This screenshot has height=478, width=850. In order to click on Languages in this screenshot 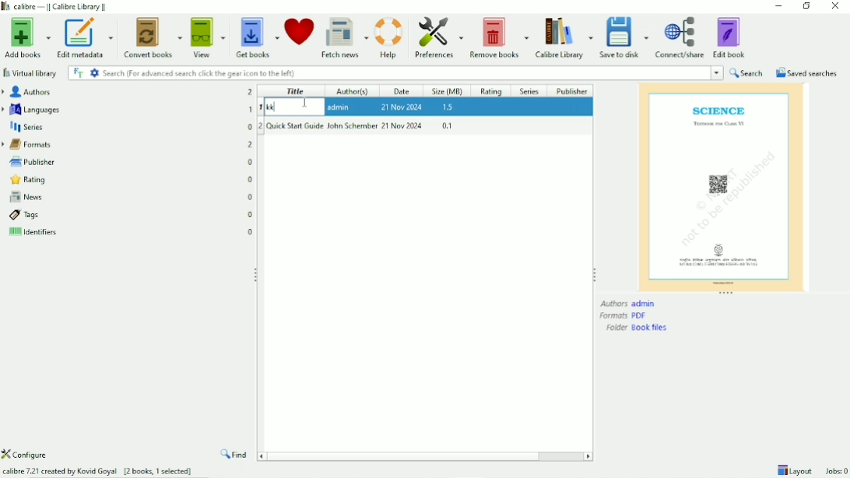, I will do `click(33, 109)`.